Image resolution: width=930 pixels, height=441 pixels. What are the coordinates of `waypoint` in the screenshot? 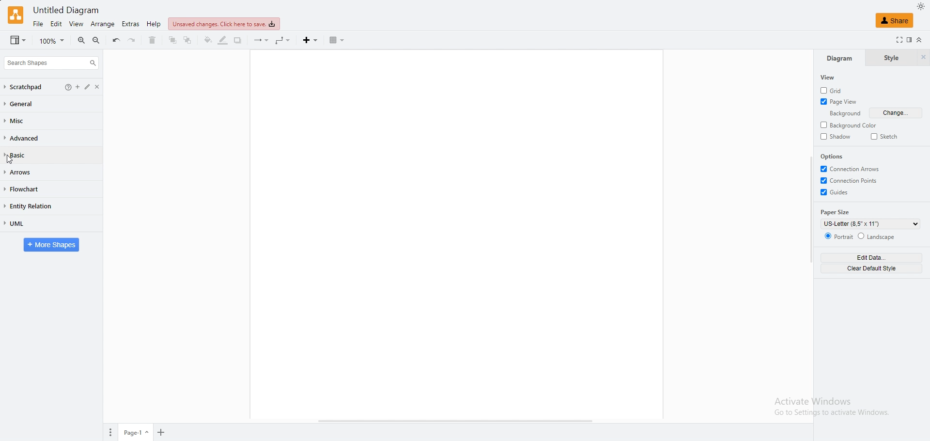 It's located at (284, 41).